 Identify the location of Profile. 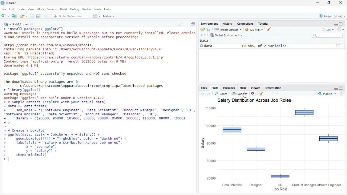
(87, 9).